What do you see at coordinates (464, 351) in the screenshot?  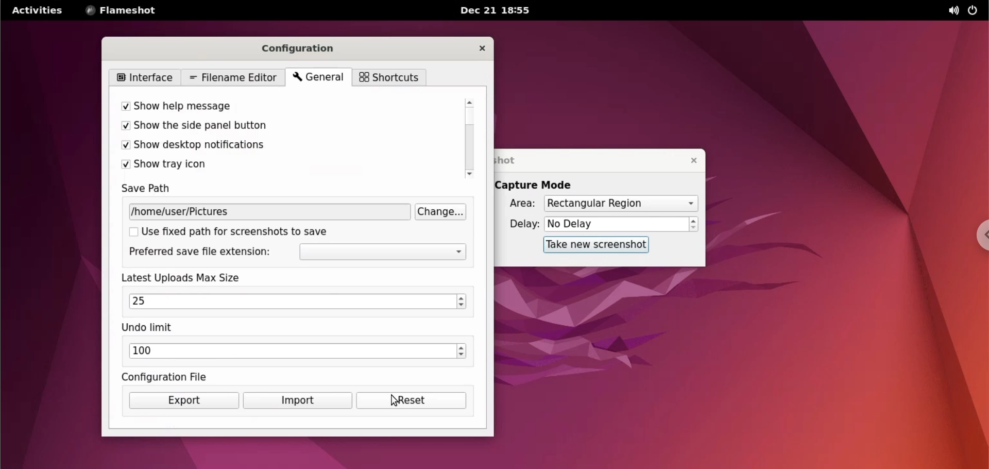 I see `increment or decrement undo limit` at bounding box center [464, 351].